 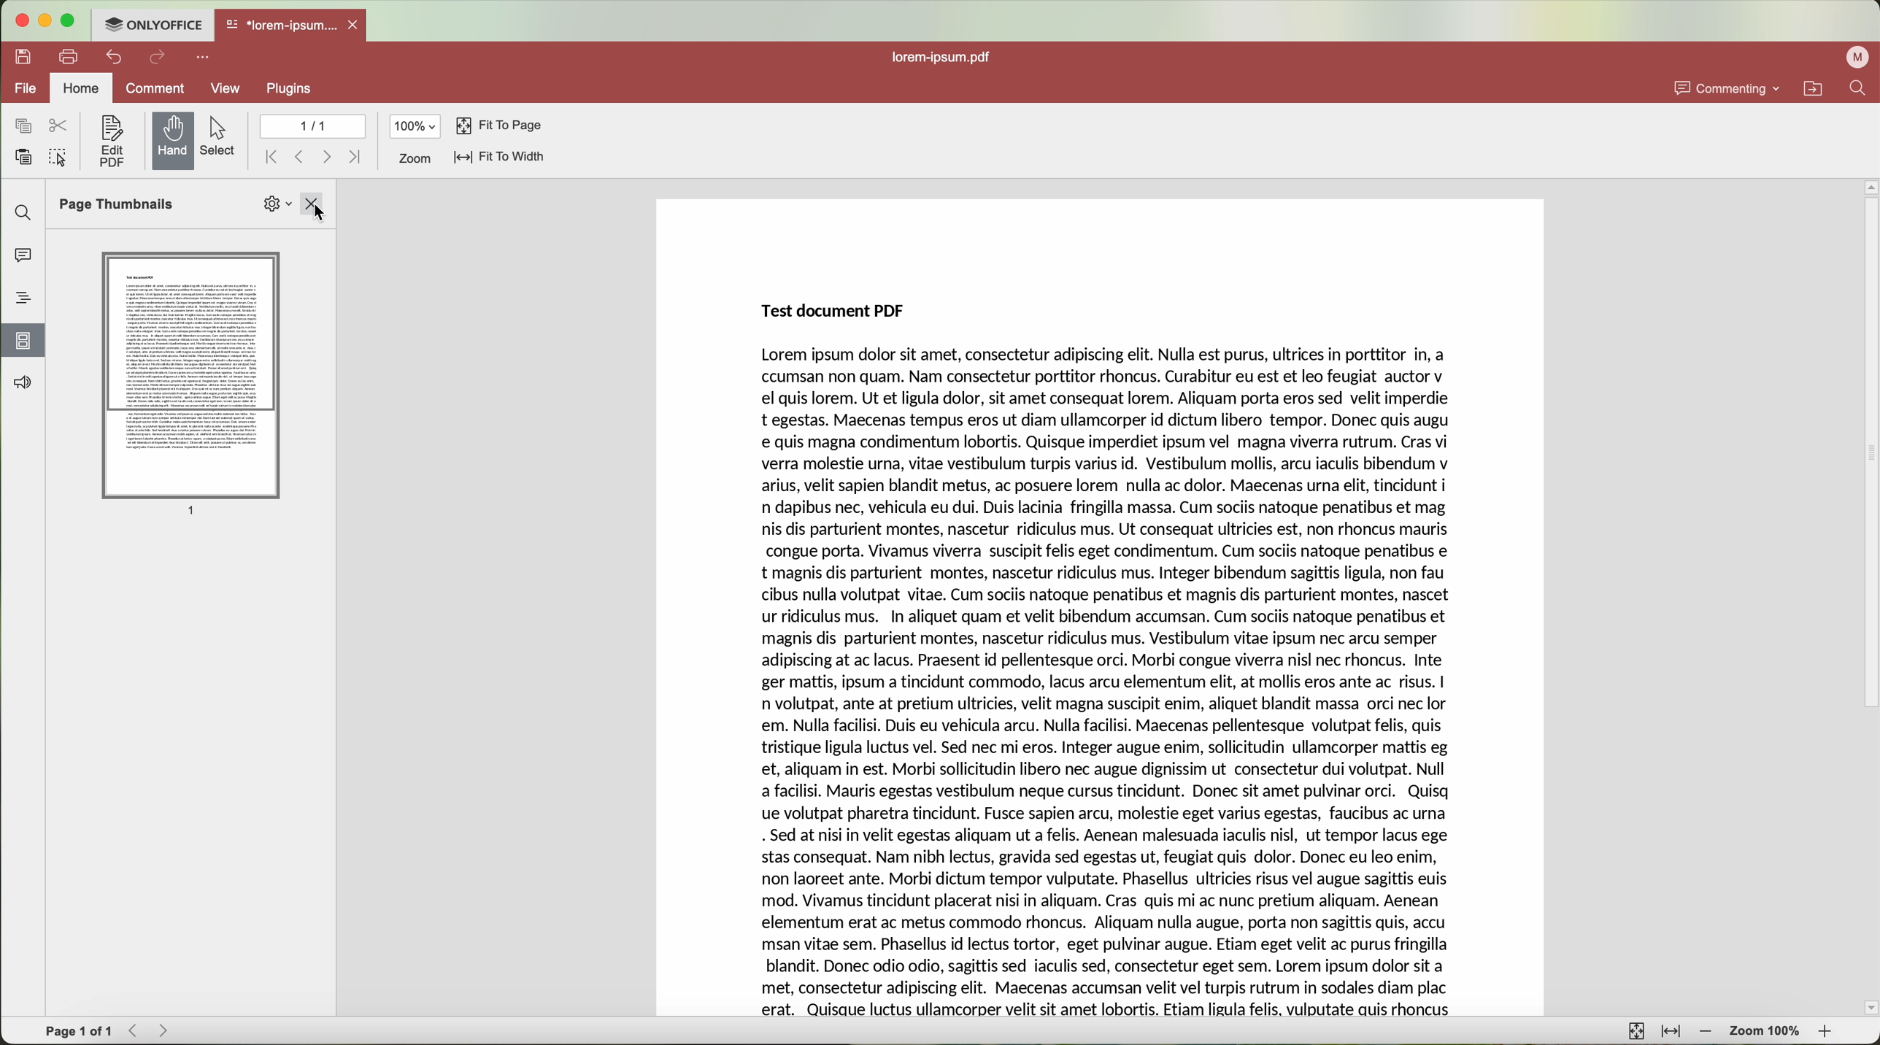 What do you see at coordinates (1862, 88) in the screenshot?
I see `find` at bounding box center [1862, 88].